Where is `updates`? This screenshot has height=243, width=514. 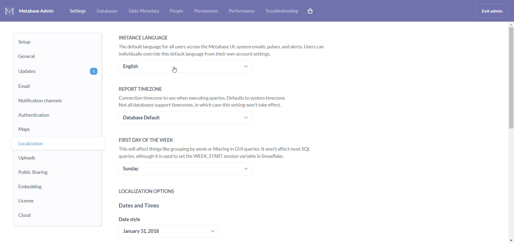
updates is located at coordinates (56, 70).